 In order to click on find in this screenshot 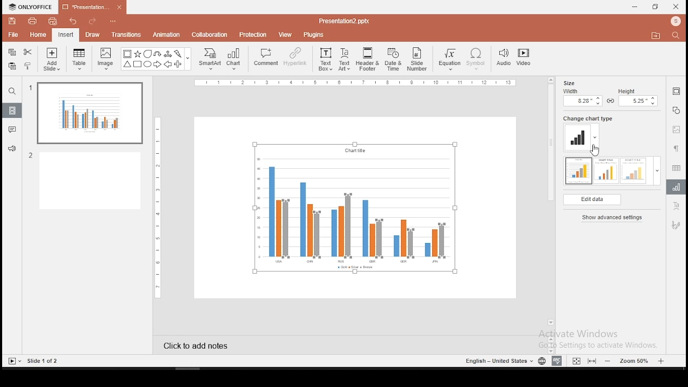, I will do `click(12, 91)`.